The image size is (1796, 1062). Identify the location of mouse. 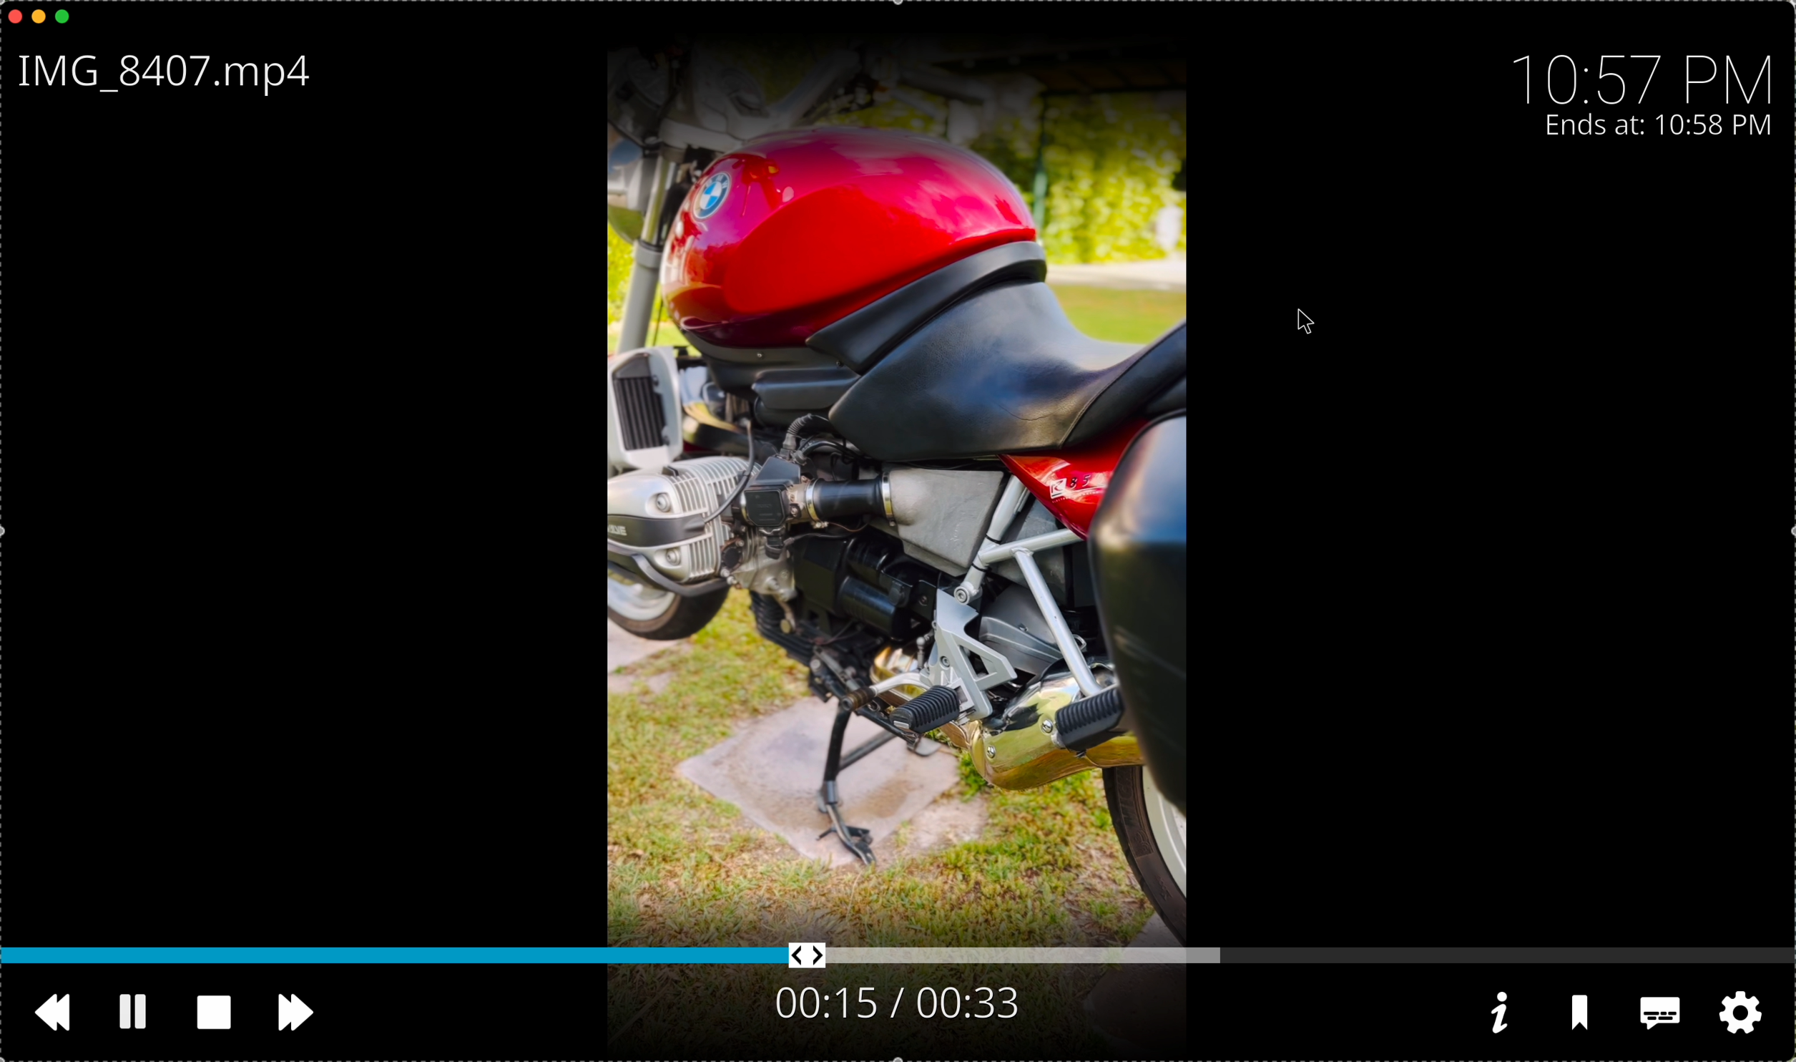
(1307, 323).